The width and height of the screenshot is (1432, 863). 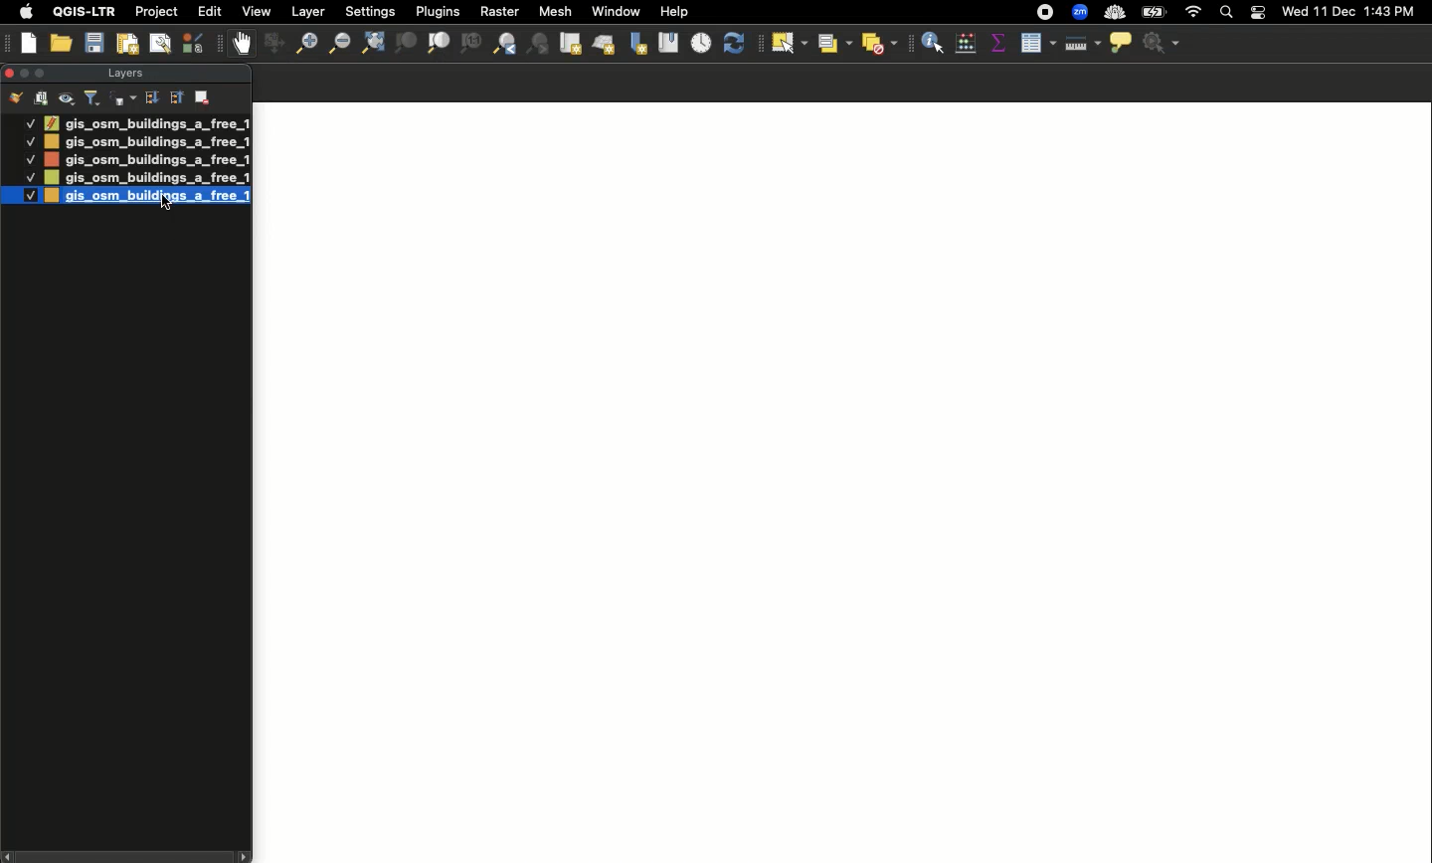 I want to click on Checked, so click(x=30, y=159).